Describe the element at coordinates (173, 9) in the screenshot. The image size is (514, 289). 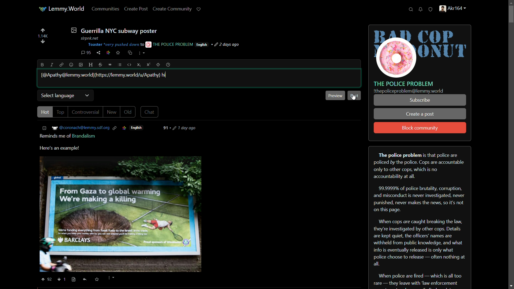
I see `create community ` at that location.